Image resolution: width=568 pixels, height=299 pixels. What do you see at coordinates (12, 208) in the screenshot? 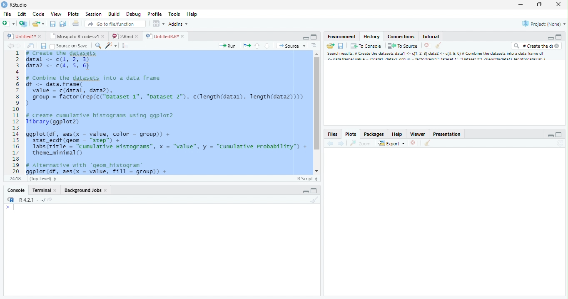
I see `Input cursor` at bounding box center [12, 208].